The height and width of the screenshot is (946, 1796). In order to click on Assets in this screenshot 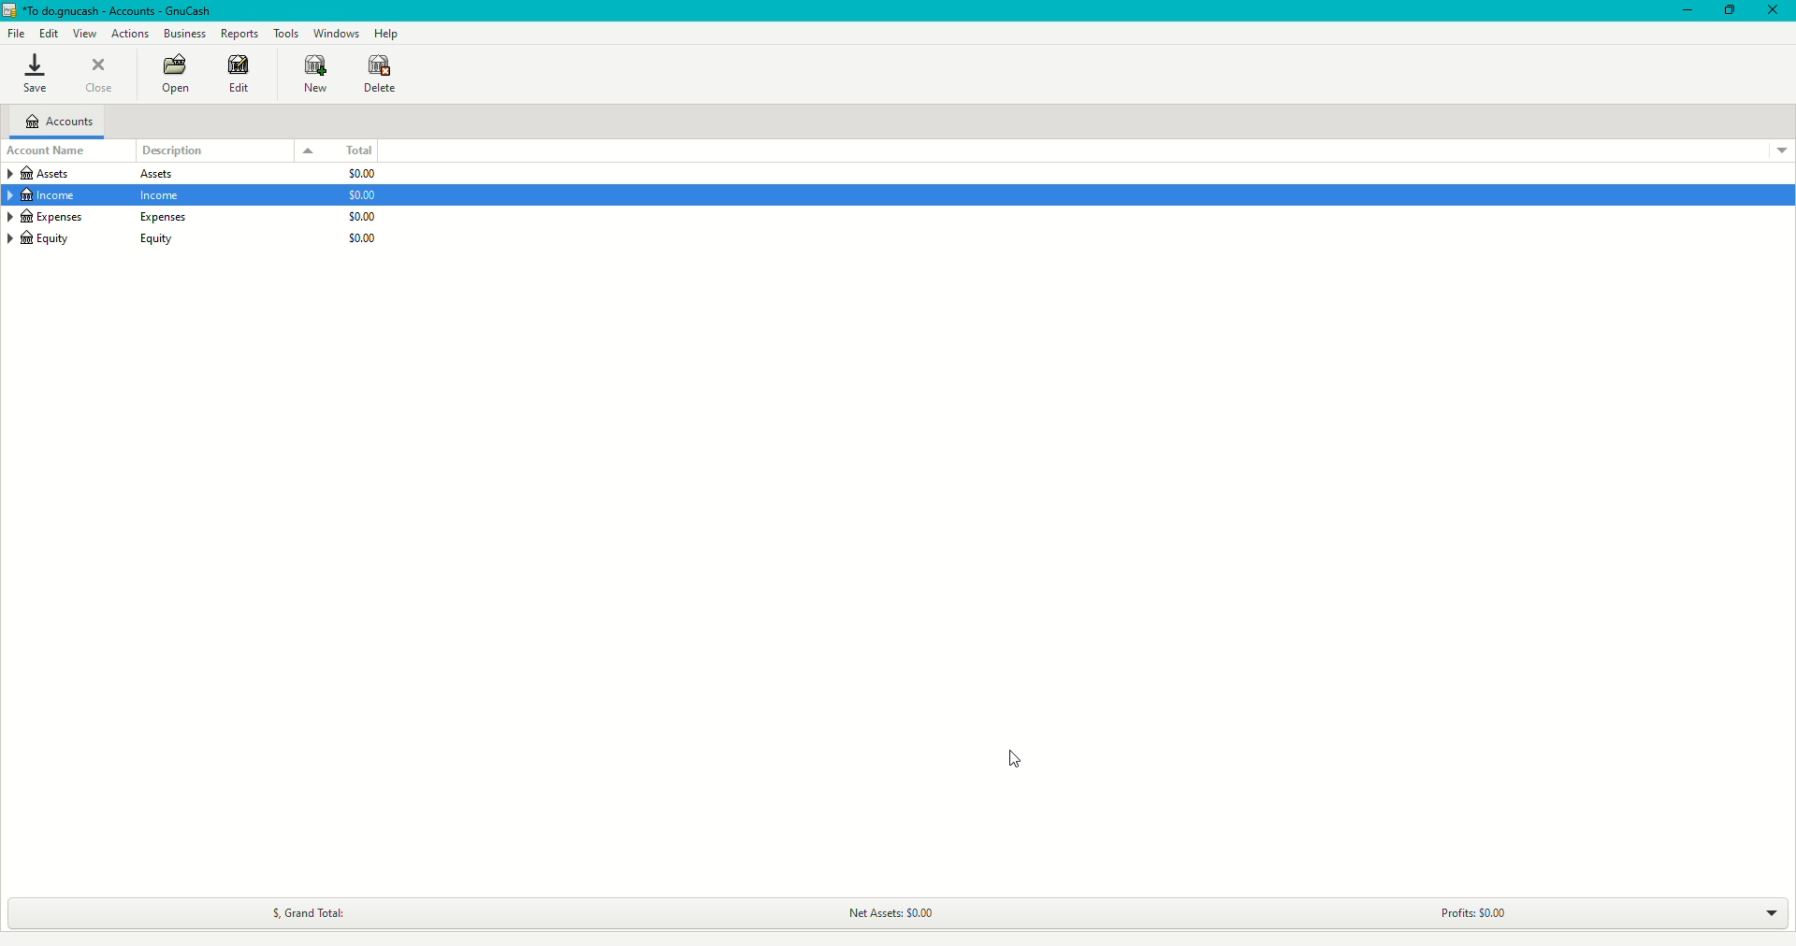, I will do `click(103, 173)`.